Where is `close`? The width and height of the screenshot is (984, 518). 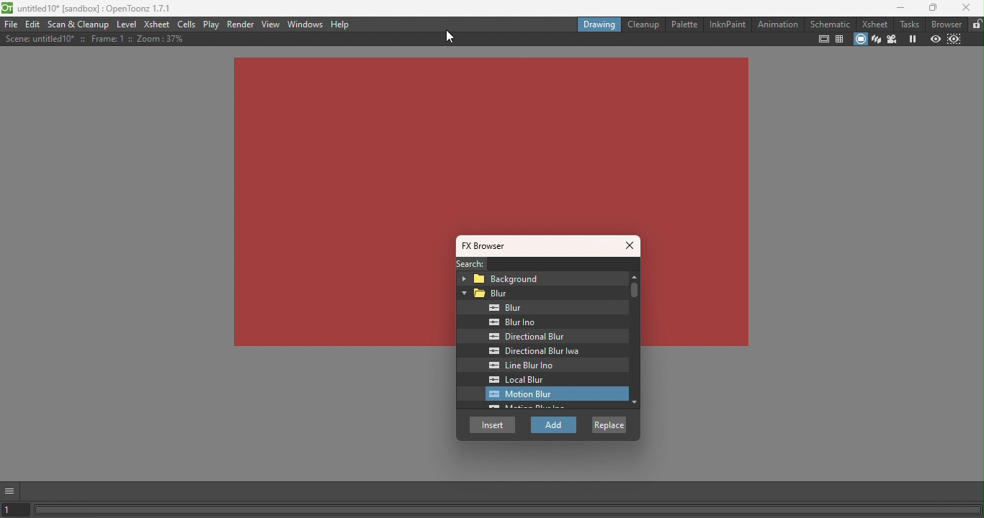
close is located at coordinates (967, 6).